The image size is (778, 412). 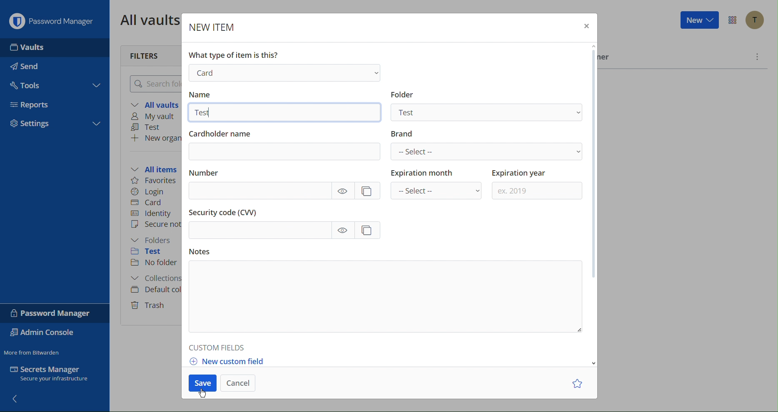 What do you see at coordinates (155, 138) in the screenshot?
I see `New organization` at bounding box center [155, 138].